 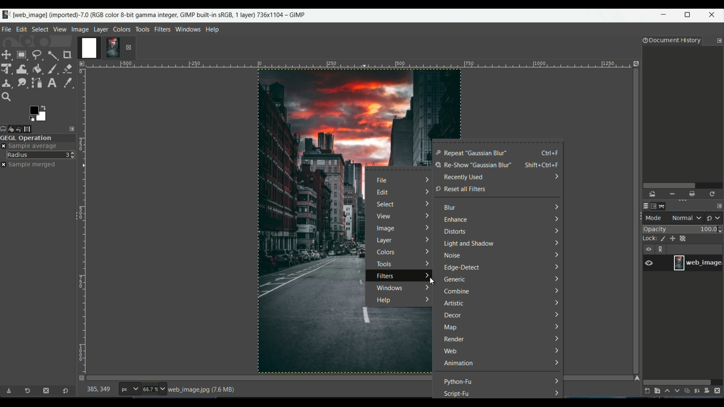 What do you see at coordinates (472, 166) in the screenshot?
I see `reshow` at bounding box center [472, 166].